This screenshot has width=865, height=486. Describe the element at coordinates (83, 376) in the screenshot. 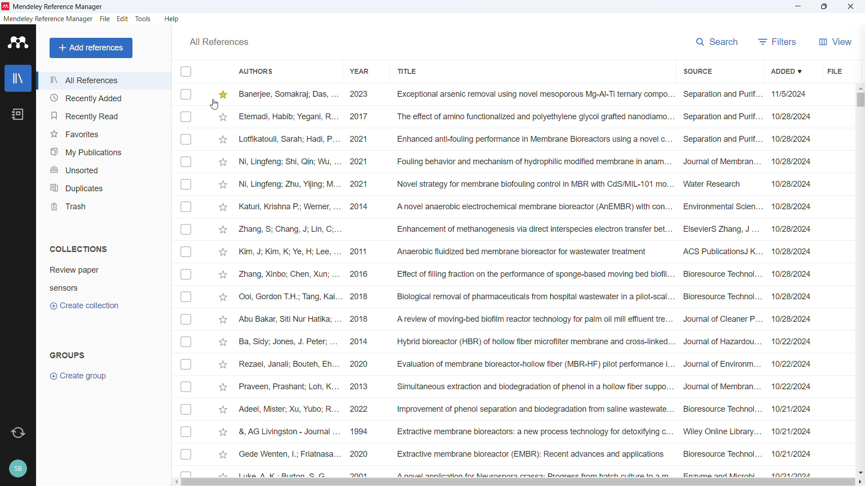

I see `Create group ` at that location.